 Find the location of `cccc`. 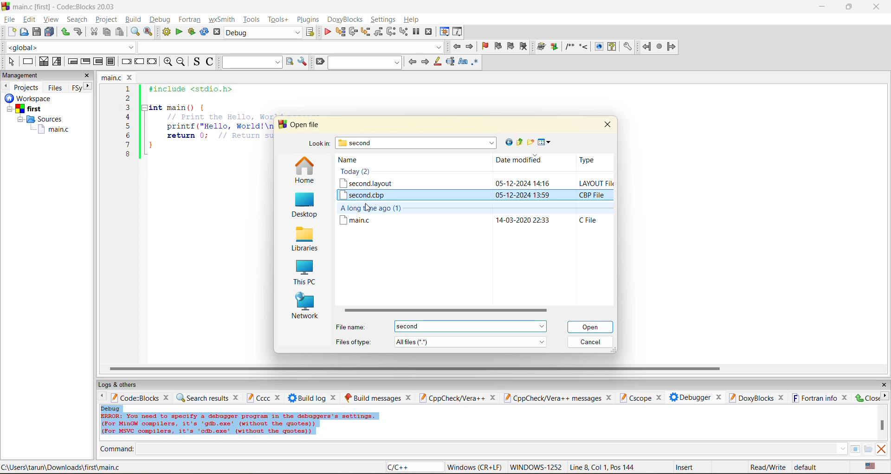

cccc is located at coordinates (258, 397).